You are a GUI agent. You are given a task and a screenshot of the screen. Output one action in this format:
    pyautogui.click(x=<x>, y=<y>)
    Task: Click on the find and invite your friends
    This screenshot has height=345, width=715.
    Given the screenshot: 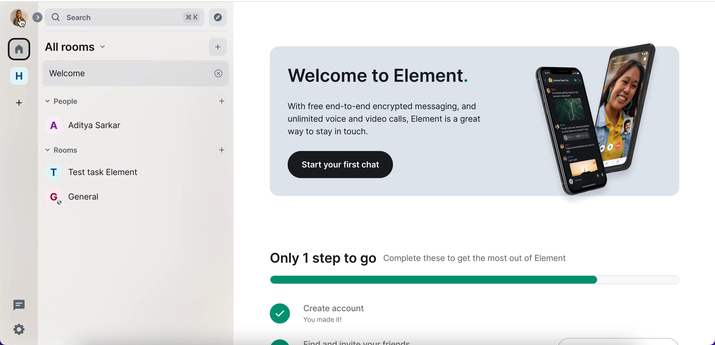 What is the action you would take?
    pyautogui.click(x=347, y=340)
    